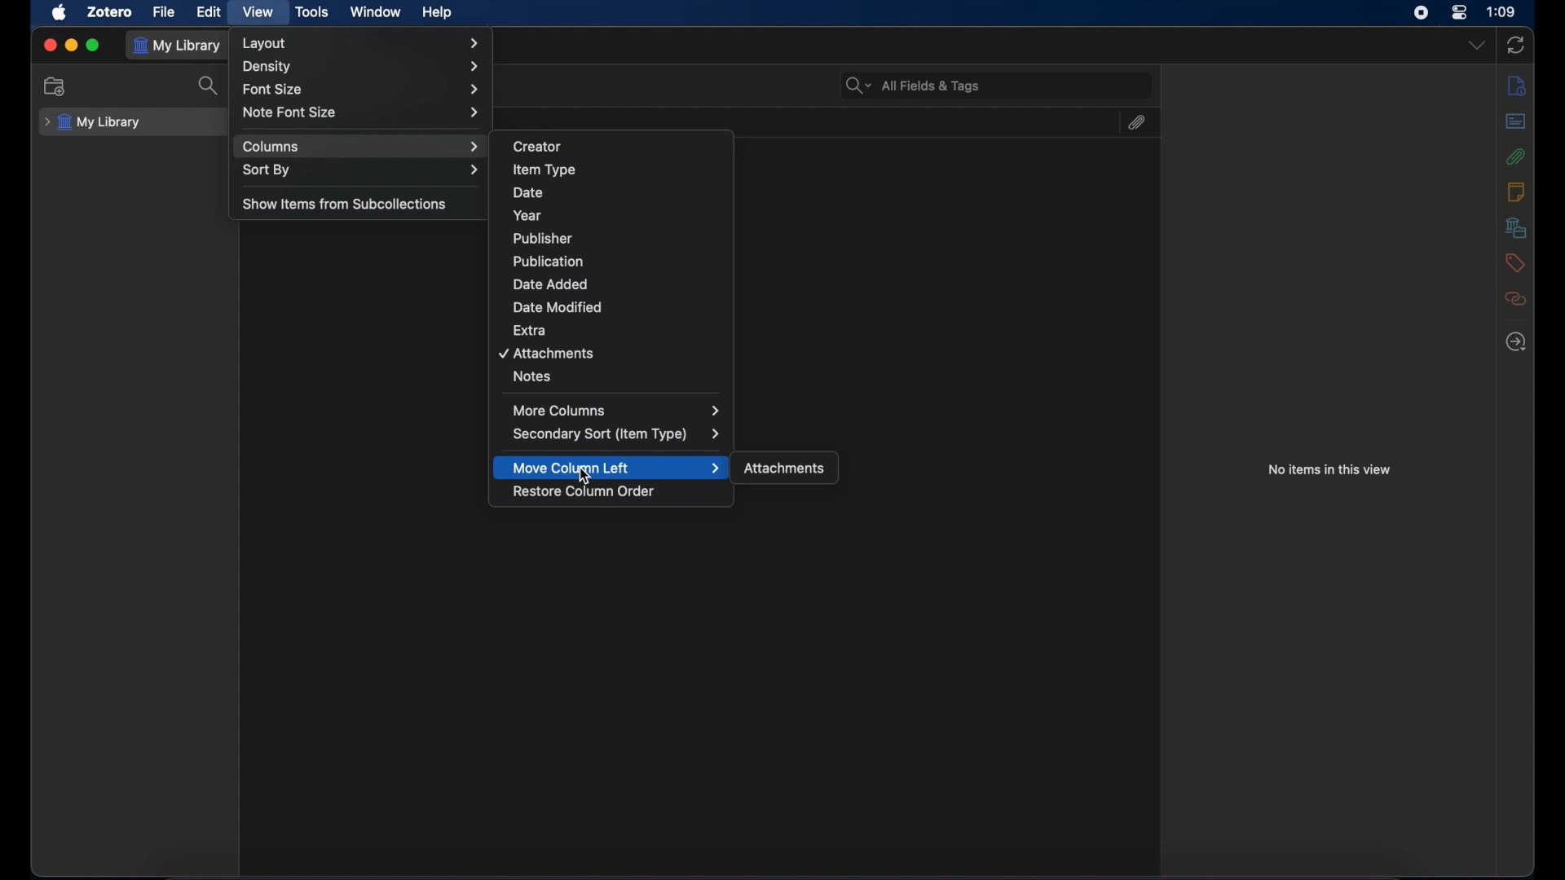 The image size is (1565, 880). What do you see at coordinates (527, 215) in the screenshot?
I see `year` at bounding box center [527, 215].